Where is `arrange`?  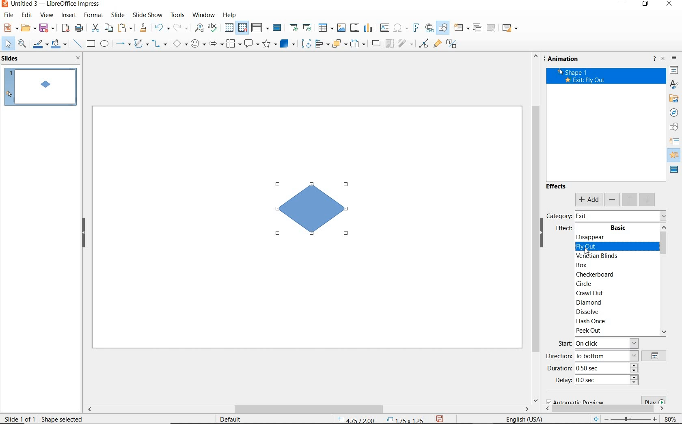
arrange is located at coordinates (338, 44).